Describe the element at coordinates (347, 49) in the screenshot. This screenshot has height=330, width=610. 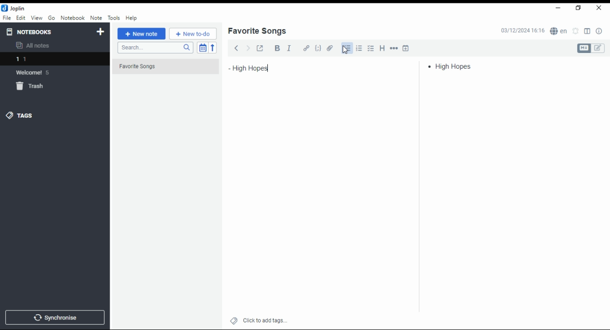
I see `bullets` at that location.